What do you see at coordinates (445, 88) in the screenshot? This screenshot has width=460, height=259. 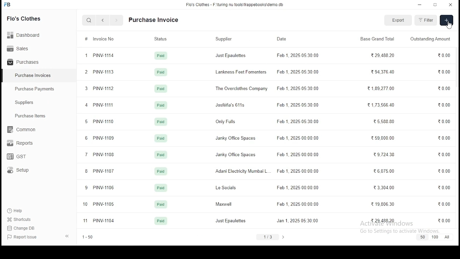 I see `0.00` at bounding box center [445, 88].